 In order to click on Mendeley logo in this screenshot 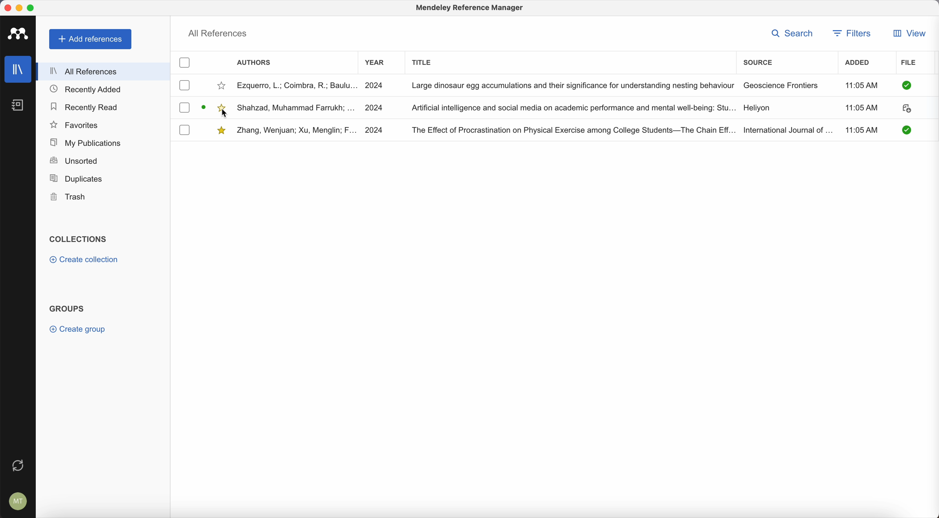, I will do `click(20, 35)`.